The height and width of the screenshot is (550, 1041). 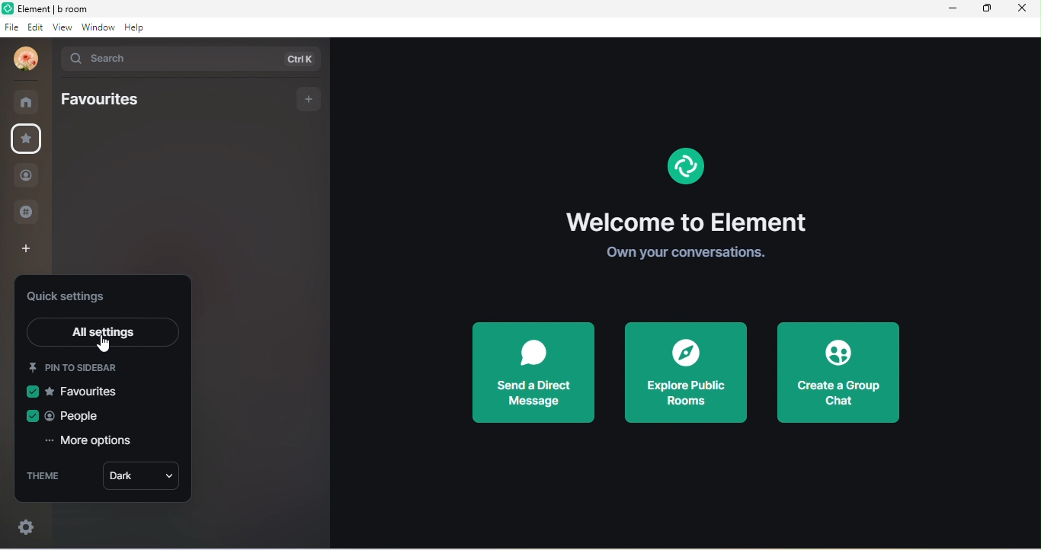 I want to click on pin to sidebar, so click(x=91, y=364).